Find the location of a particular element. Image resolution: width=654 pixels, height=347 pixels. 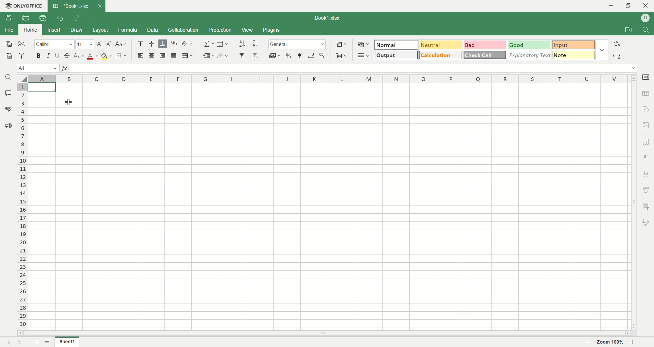

strikethrough is located at coordinates (67, 55).